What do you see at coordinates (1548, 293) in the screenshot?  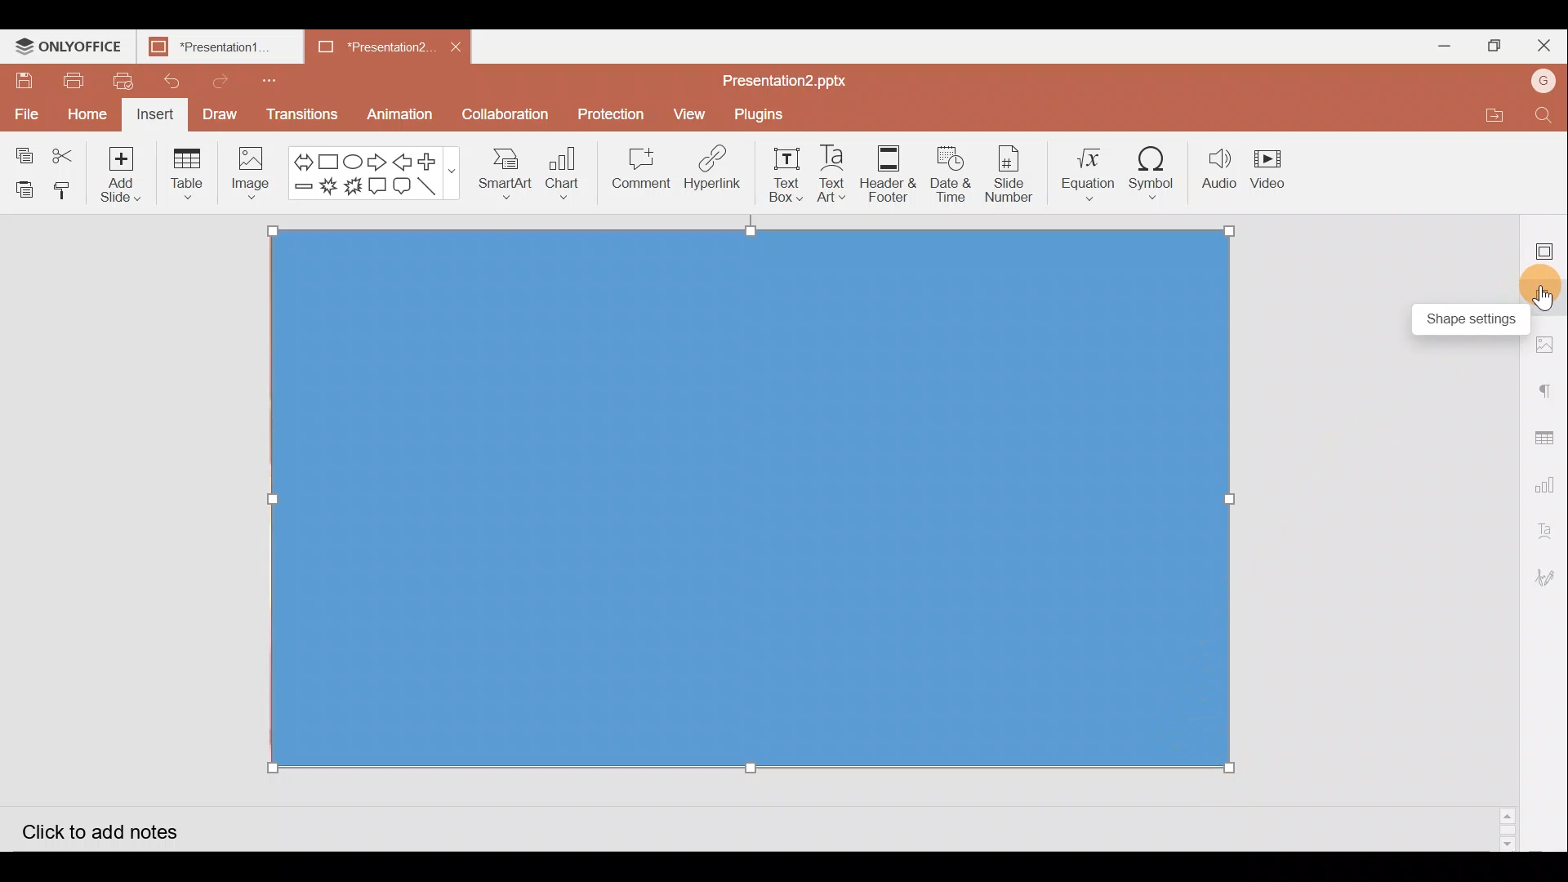 I see `Shape settings` at bounding box center [1548, 293].